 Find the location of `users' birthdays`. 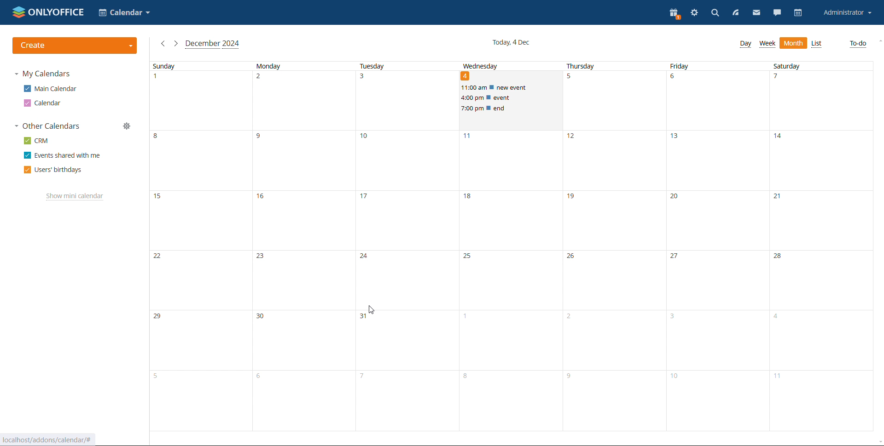

users' birthdays is located at coordinates (54, 170).